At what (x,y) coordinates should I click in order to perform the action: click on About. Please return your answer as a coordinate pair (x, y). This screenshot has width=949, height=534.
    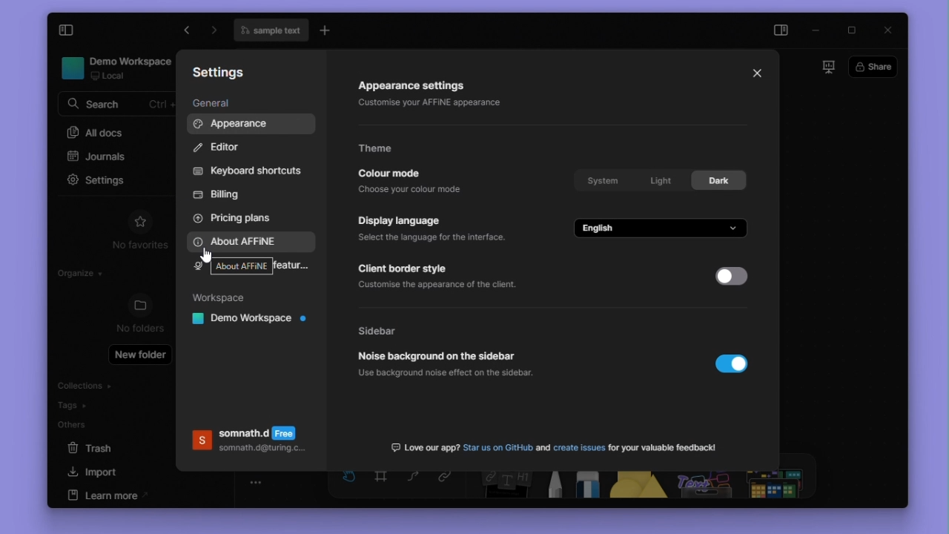
    Looking at the image, I should click on (245, 238).